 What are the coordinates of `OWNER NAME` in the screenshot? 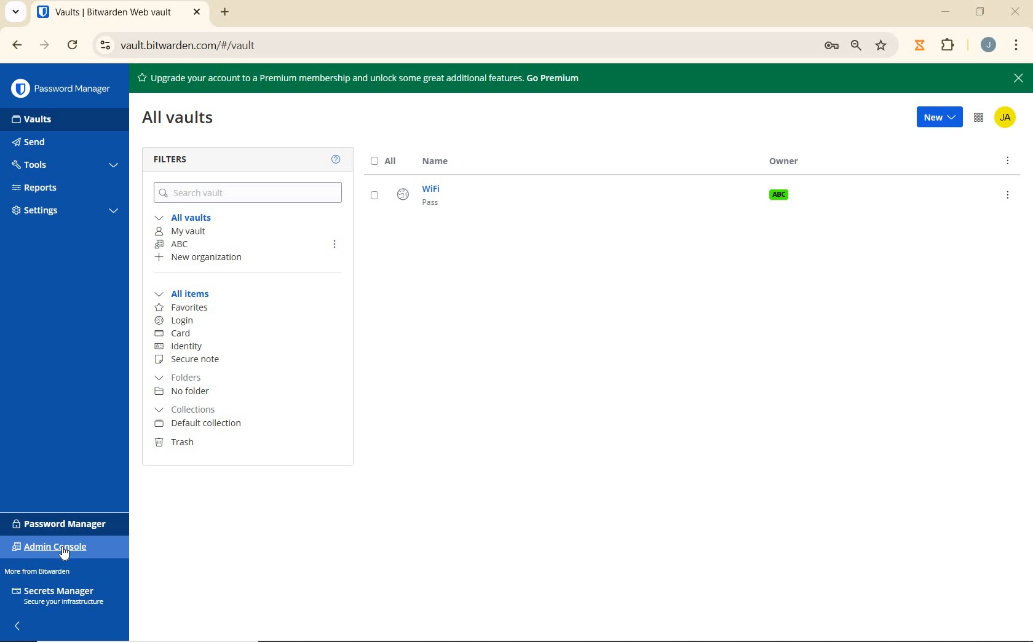 It's located at (777, 194).